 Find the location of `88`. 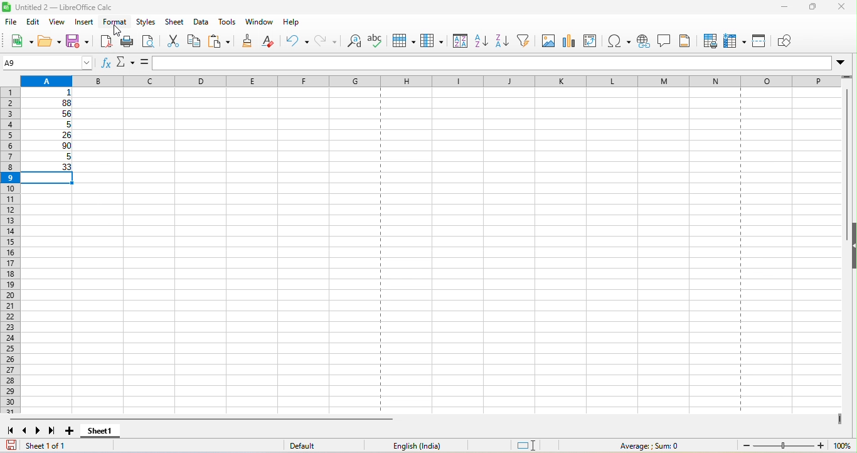

88 is located at coordinates (48, 103).